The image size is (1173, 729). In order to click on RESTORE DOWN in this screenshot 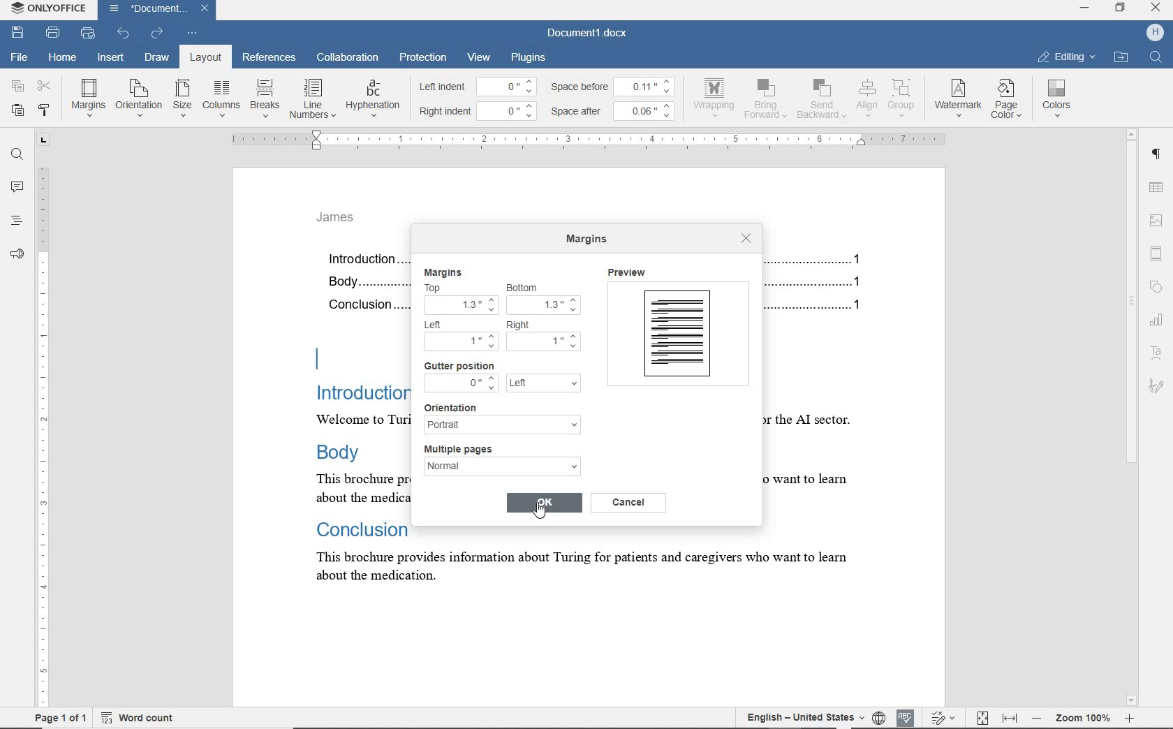, I will do `click(1123, 9)`.